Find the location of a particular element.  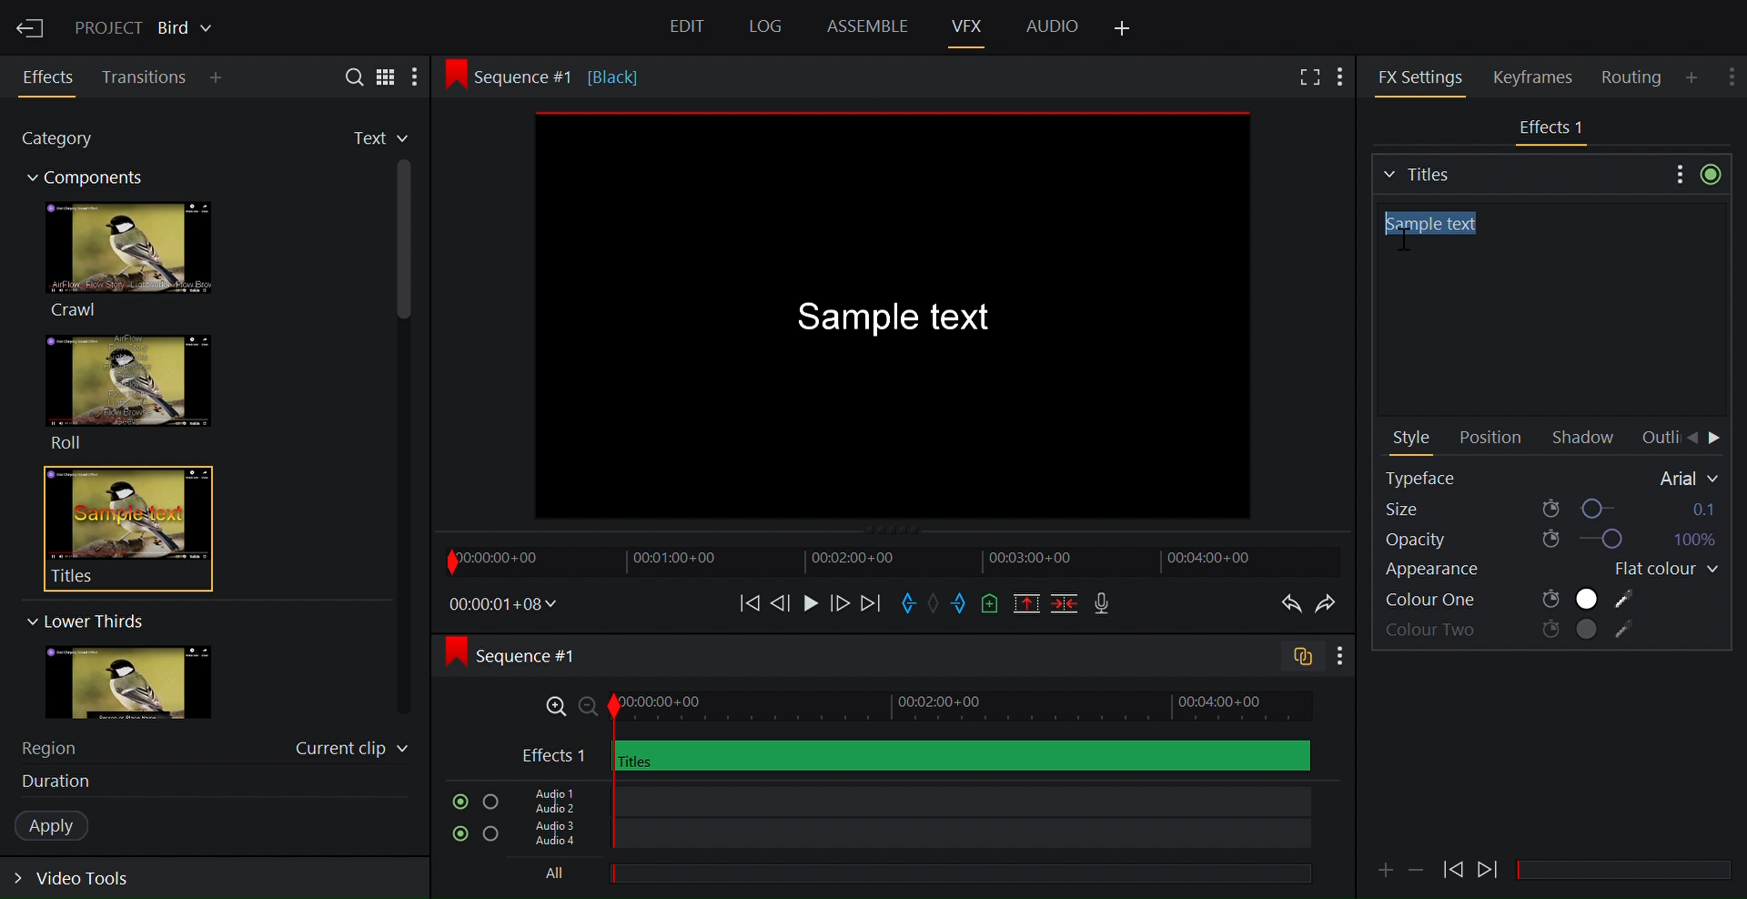

Routing is located at coordinates (1634, 77).